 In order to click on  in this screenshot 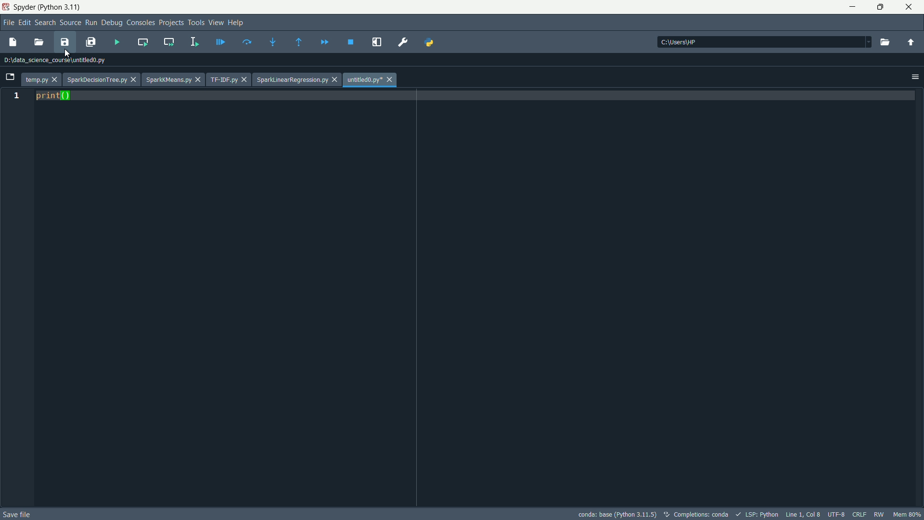, I will do `click(878, 514)`.